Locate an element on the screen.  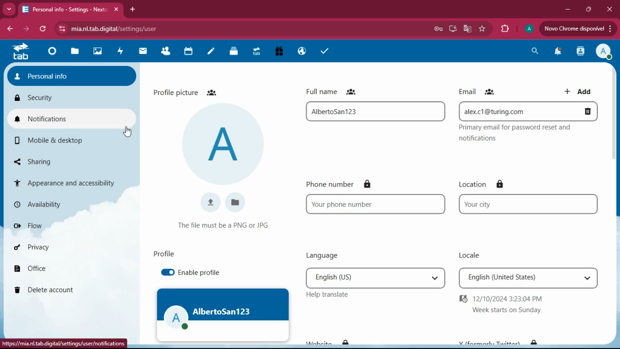
gift is located at coordinates (279, 51).